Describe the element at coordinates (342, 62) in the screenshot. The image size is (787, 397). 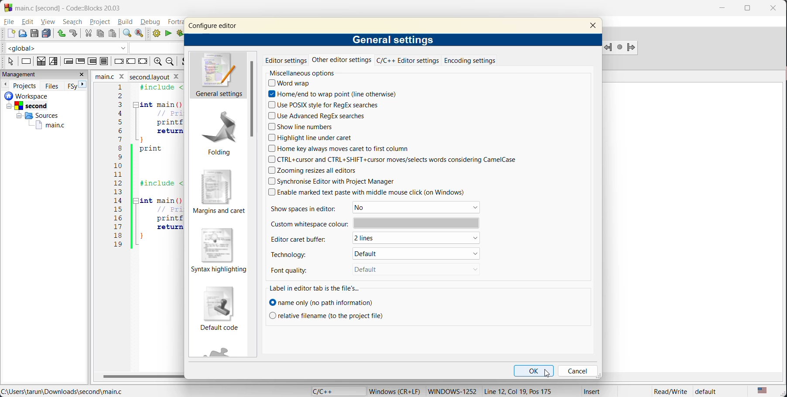
I see `other editor settings` at that location.